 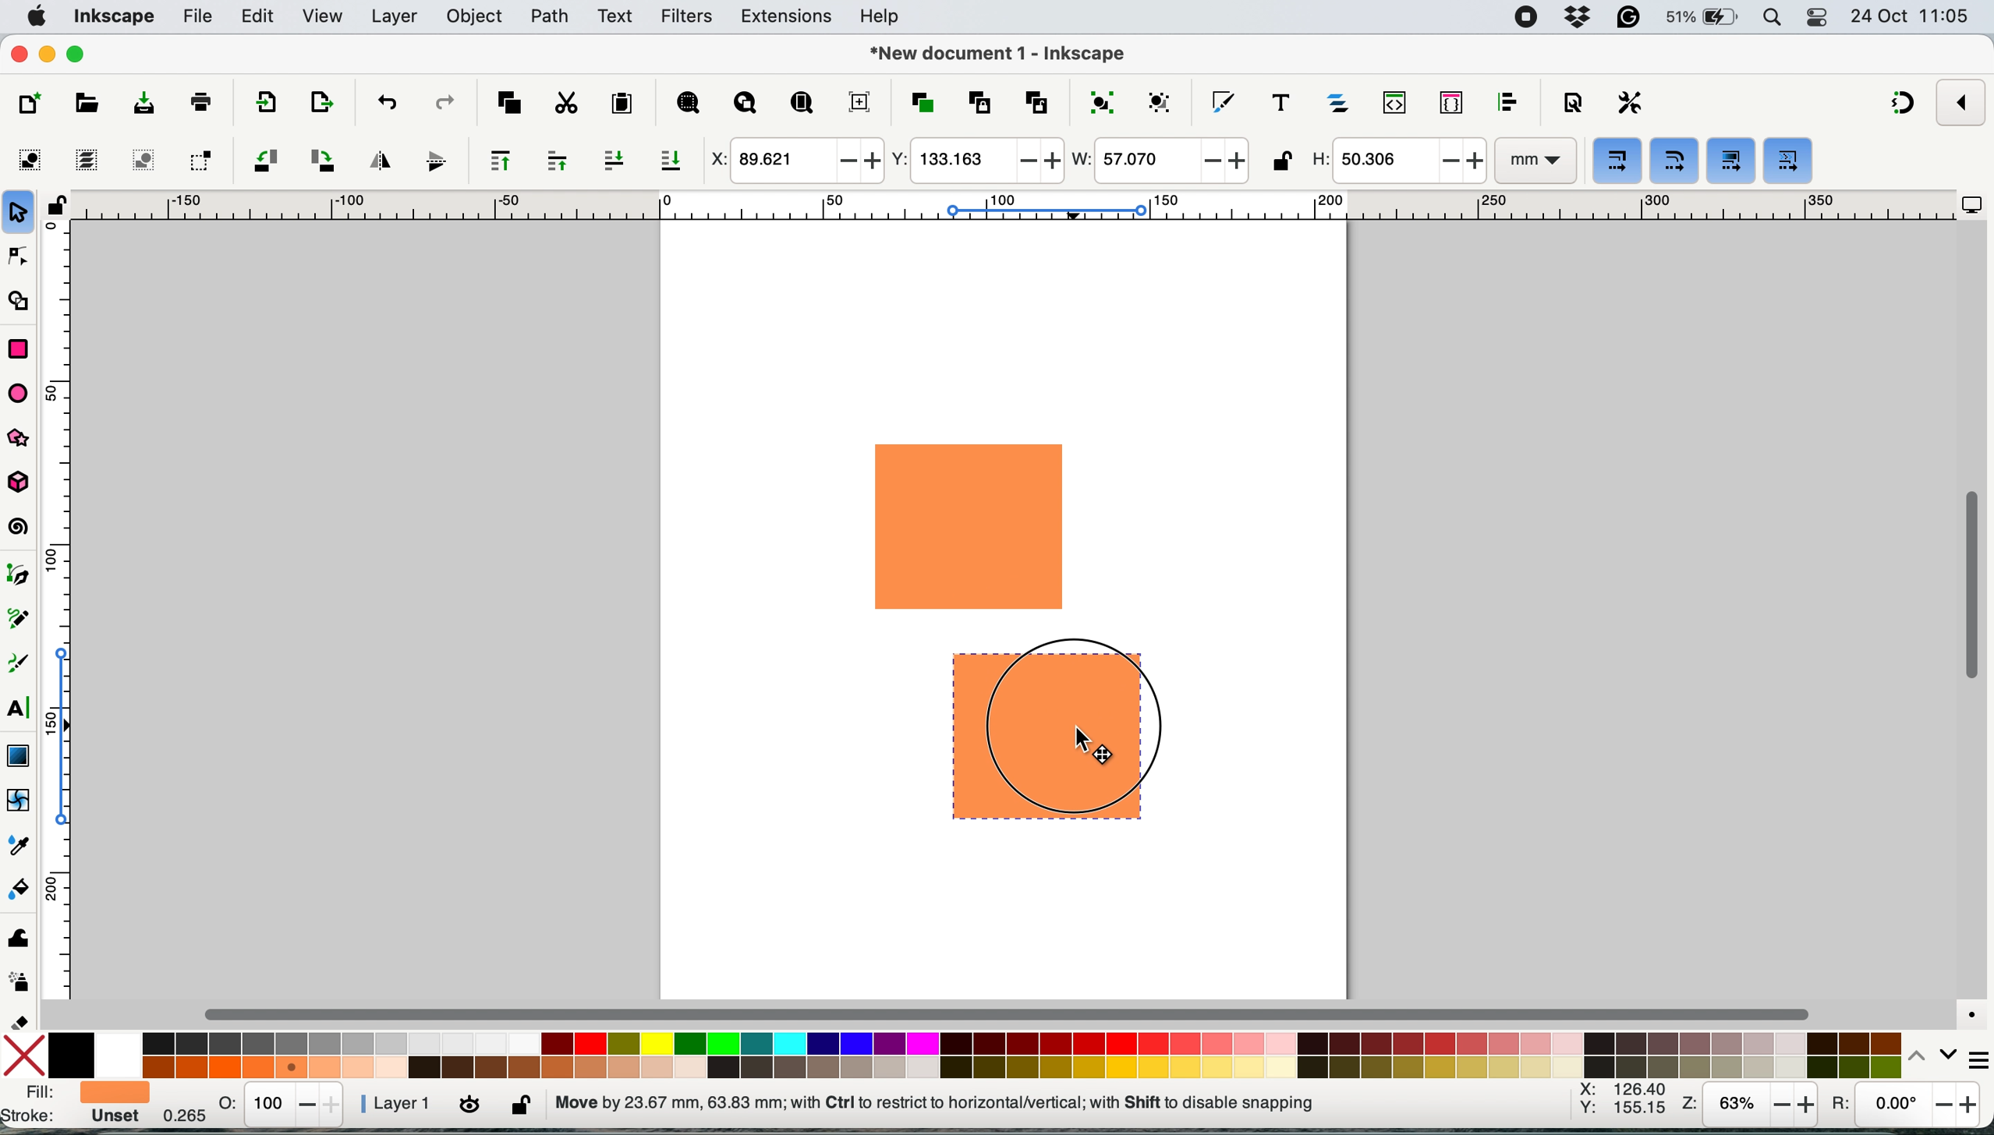 I want to click on redo, so click(x=444, y=101).